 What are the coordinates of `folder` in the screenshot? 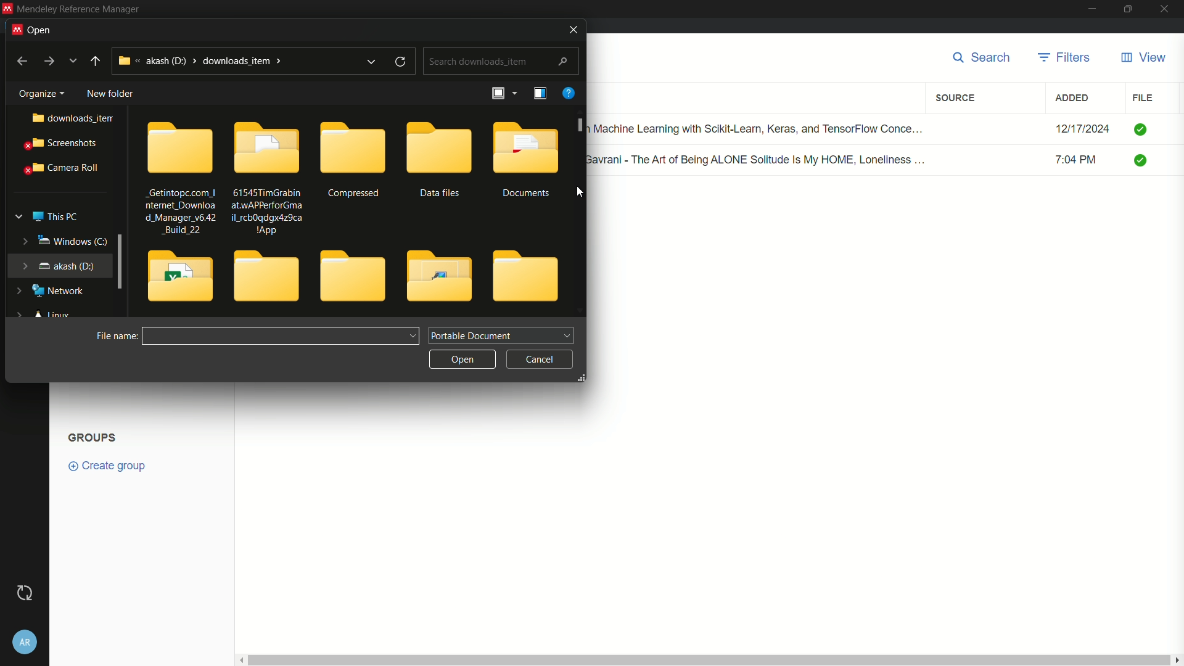 It's located at (264, 275).